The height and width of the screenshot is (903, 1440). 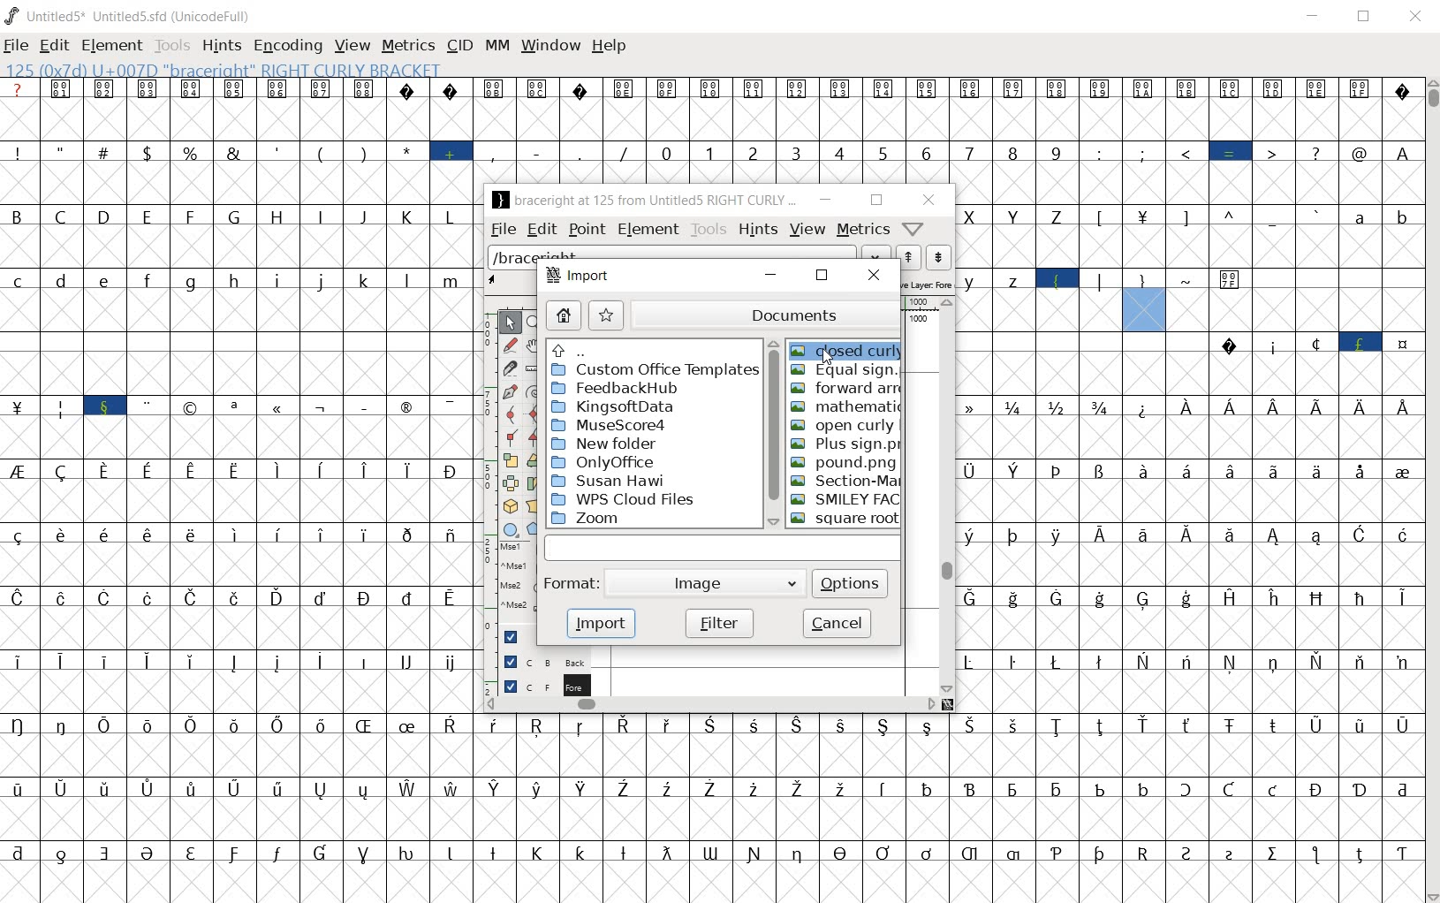 What do you see at coordinates (707, 229) in the screenshot?
I see `tools` at bounding box center [707, 229].